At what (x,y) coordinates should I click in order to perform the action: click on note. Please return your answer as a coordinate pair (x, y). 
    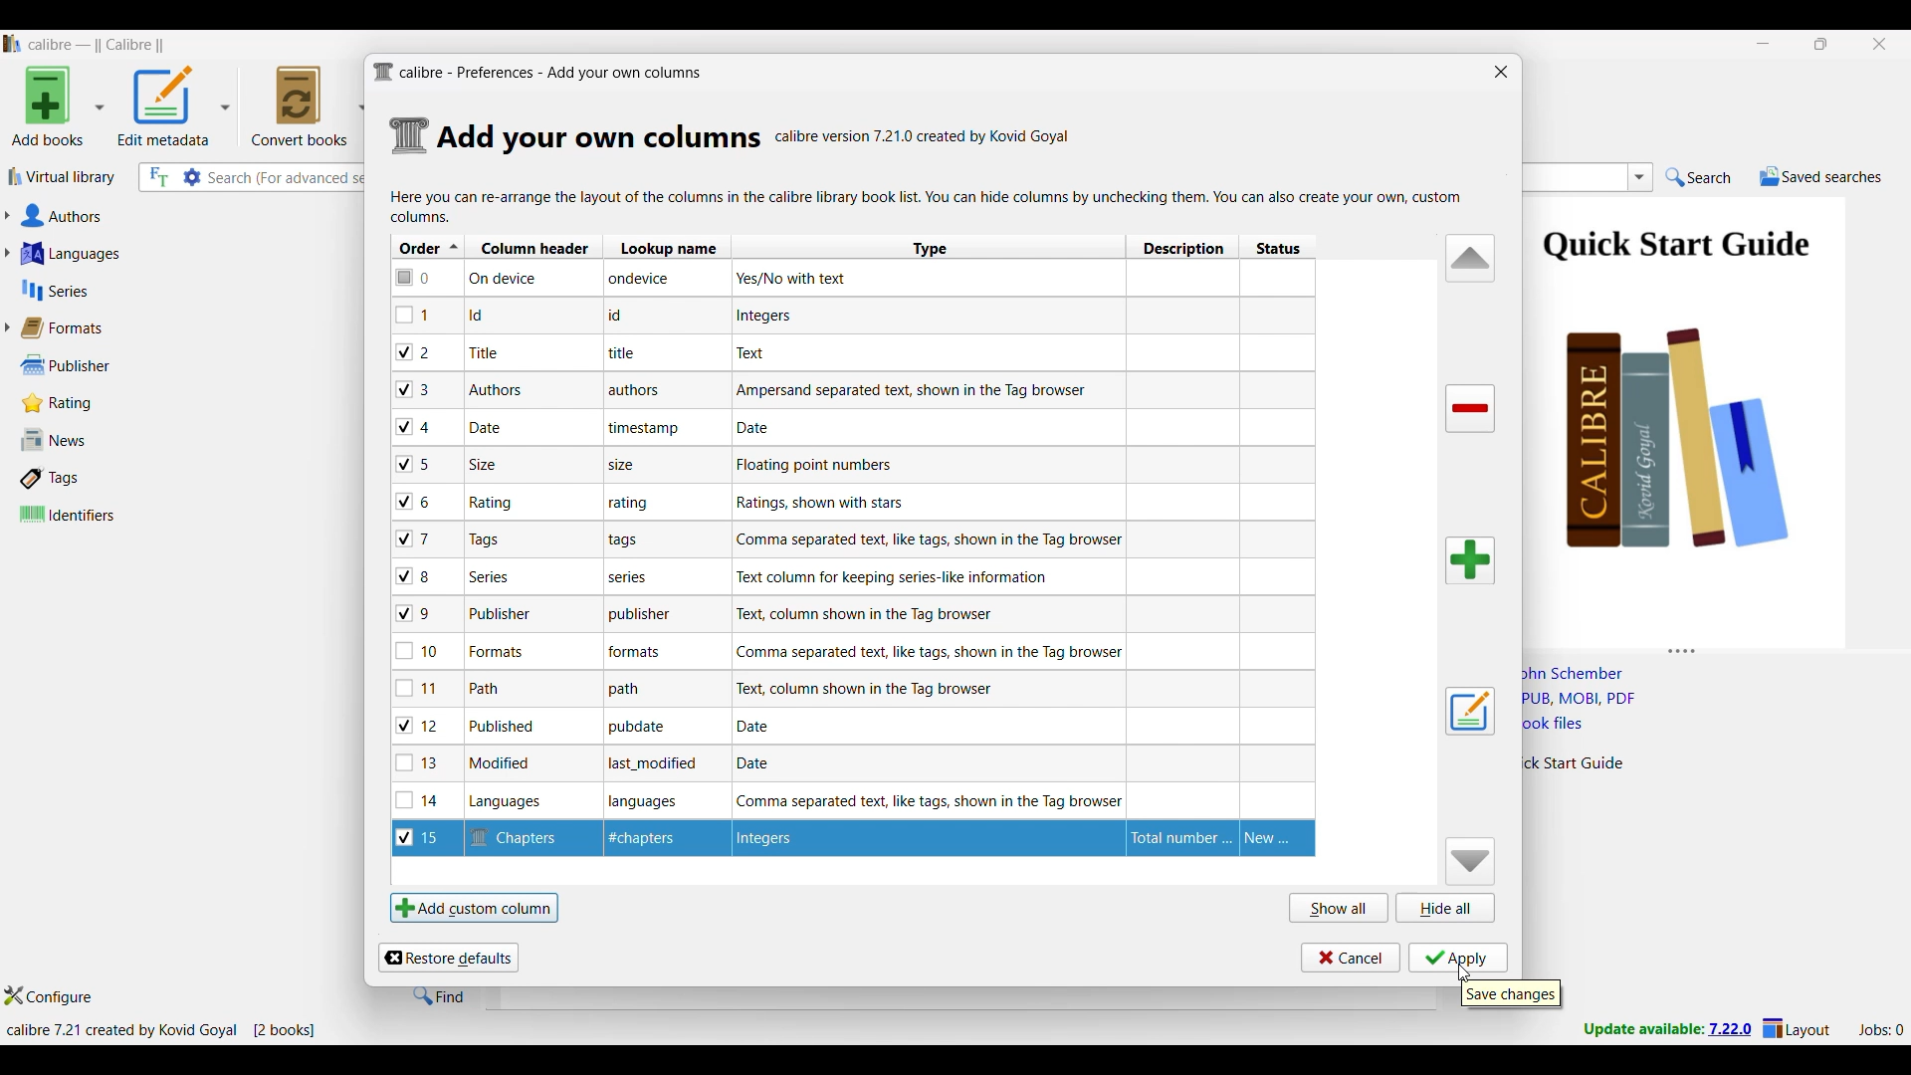
    Looking at the image, I should click on (648, 652).